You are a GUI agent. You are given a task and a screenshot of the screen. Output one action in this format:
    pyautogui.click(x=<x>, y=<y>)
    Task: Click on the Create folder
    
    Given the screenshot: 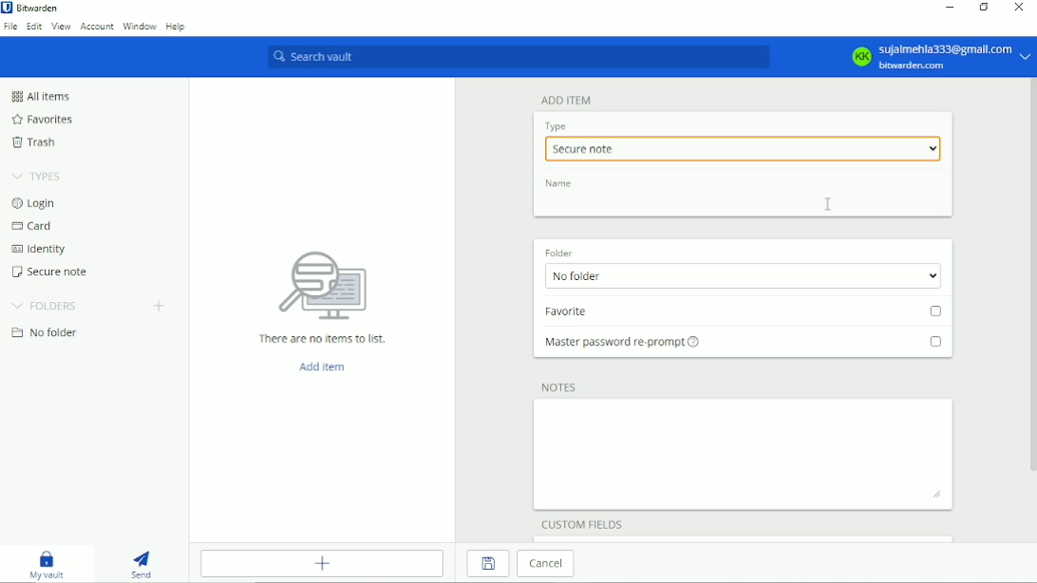 What is the action you would take?
    pyautogui.click(x=159, y=305)
    